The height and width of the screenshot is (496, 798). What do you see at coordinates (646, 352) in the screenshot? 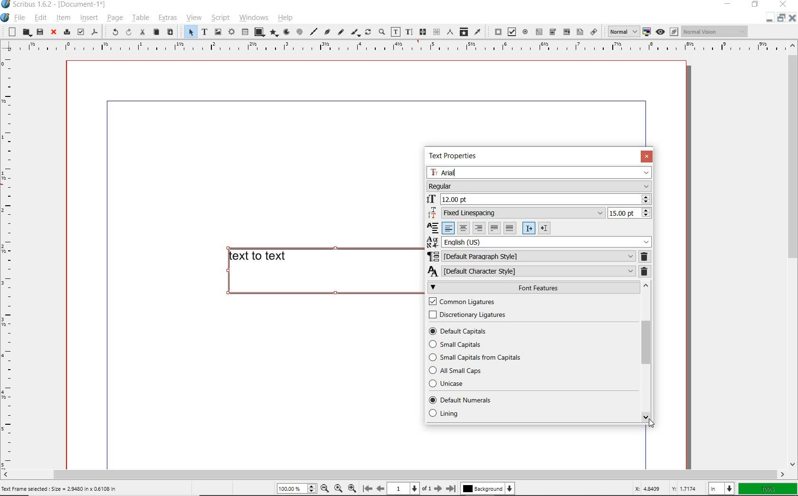
I see `SCROLLBAR` at bounding box center [646, 352].